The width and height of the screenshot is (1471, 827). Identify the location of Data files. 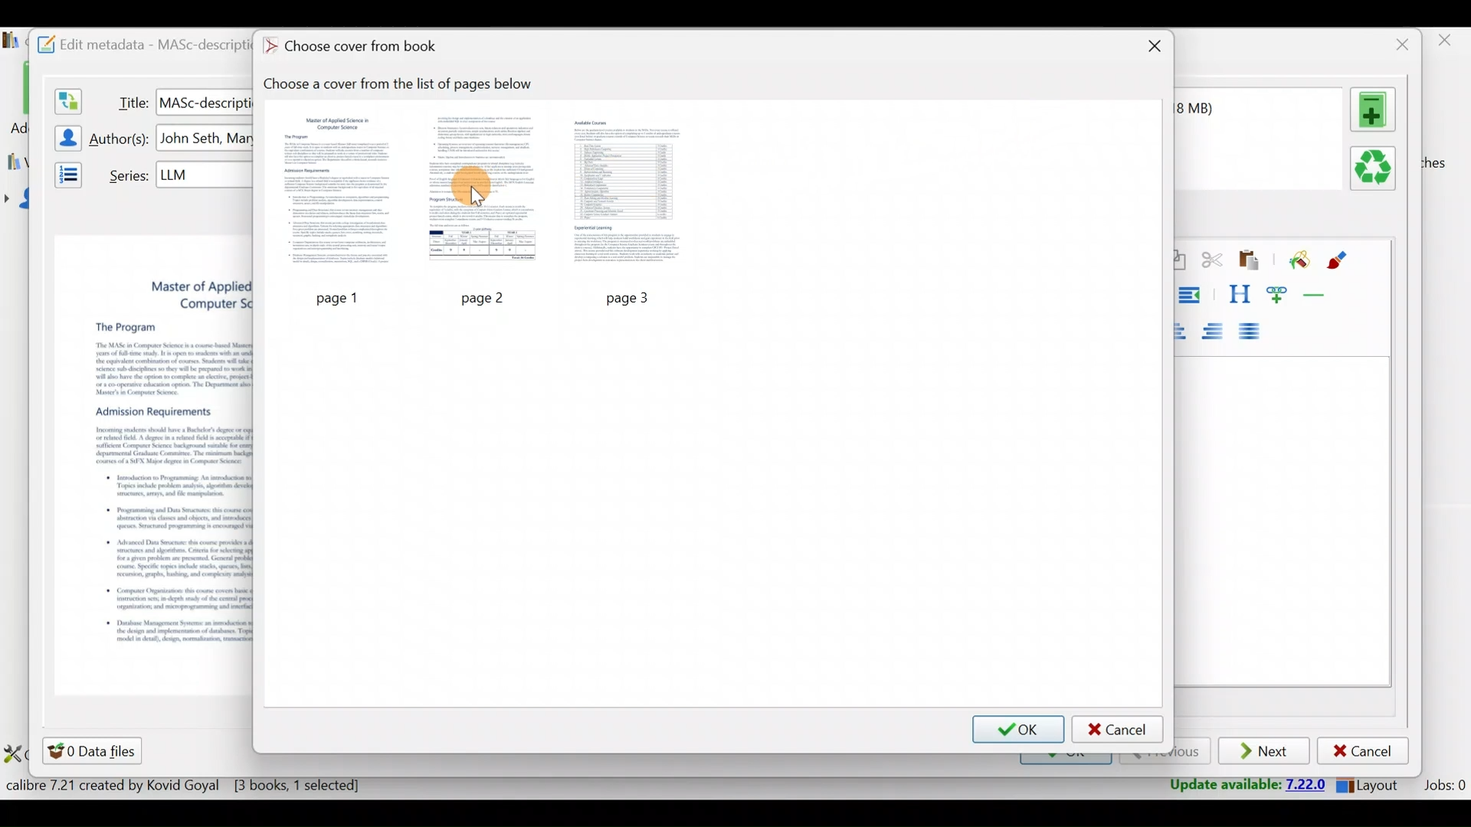
(95, 750).